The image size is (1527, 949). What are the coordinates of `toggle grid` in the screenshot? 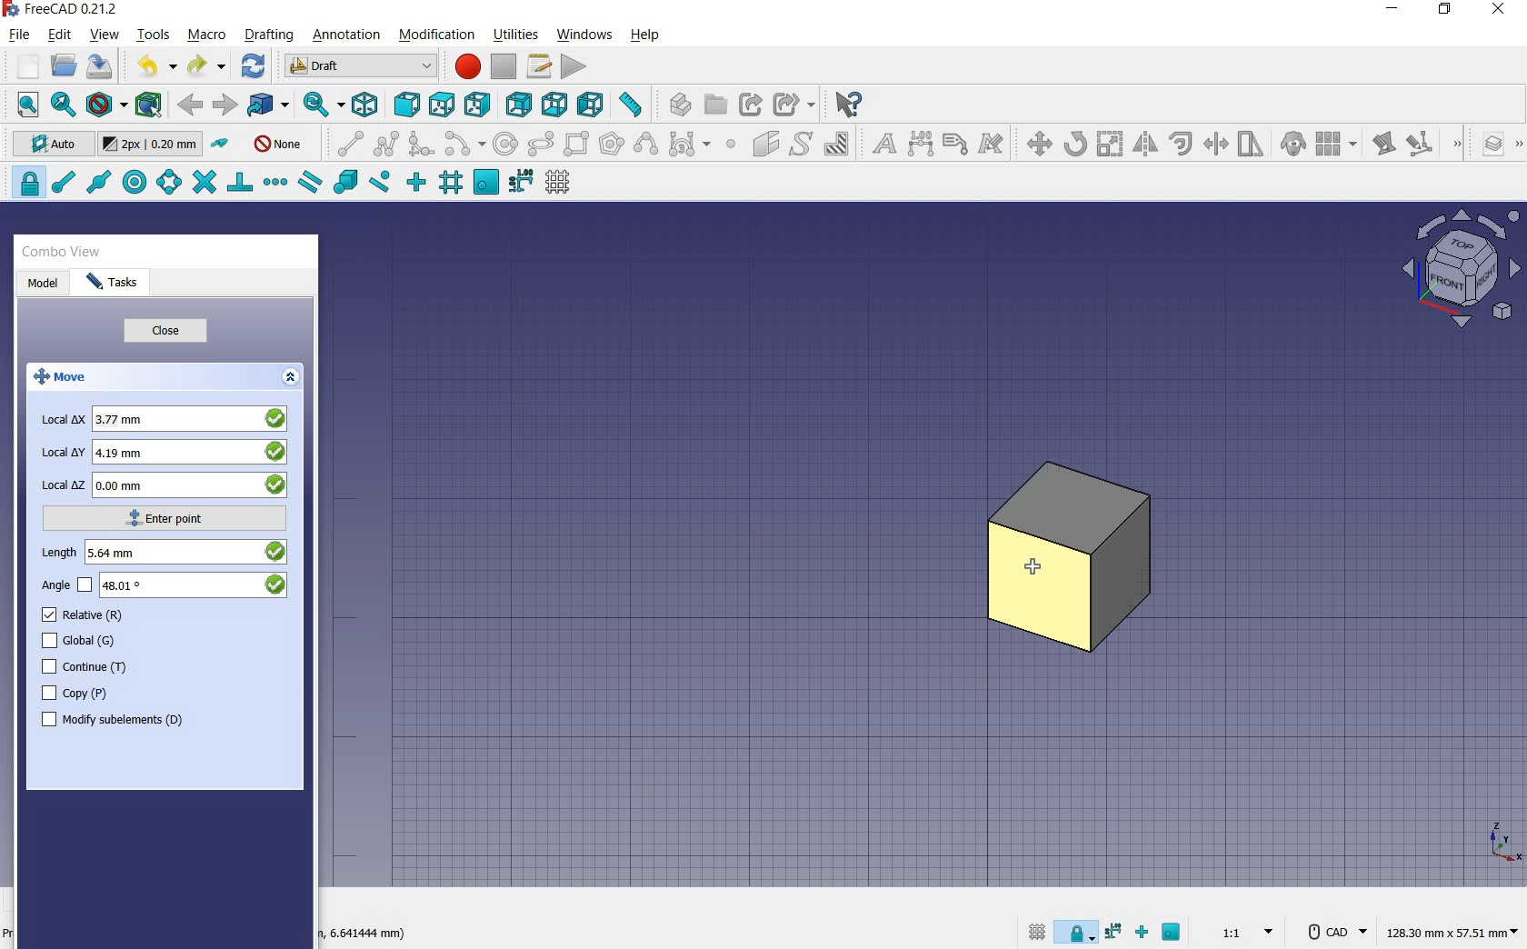 It's located at (1037, 934).